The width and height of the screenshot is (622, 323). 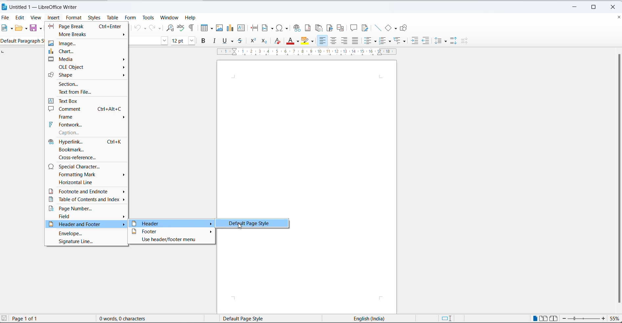 What do you see at coordinates (344, 41) in the screenshot?
I see `text align left` at bounding box center [344, 41].